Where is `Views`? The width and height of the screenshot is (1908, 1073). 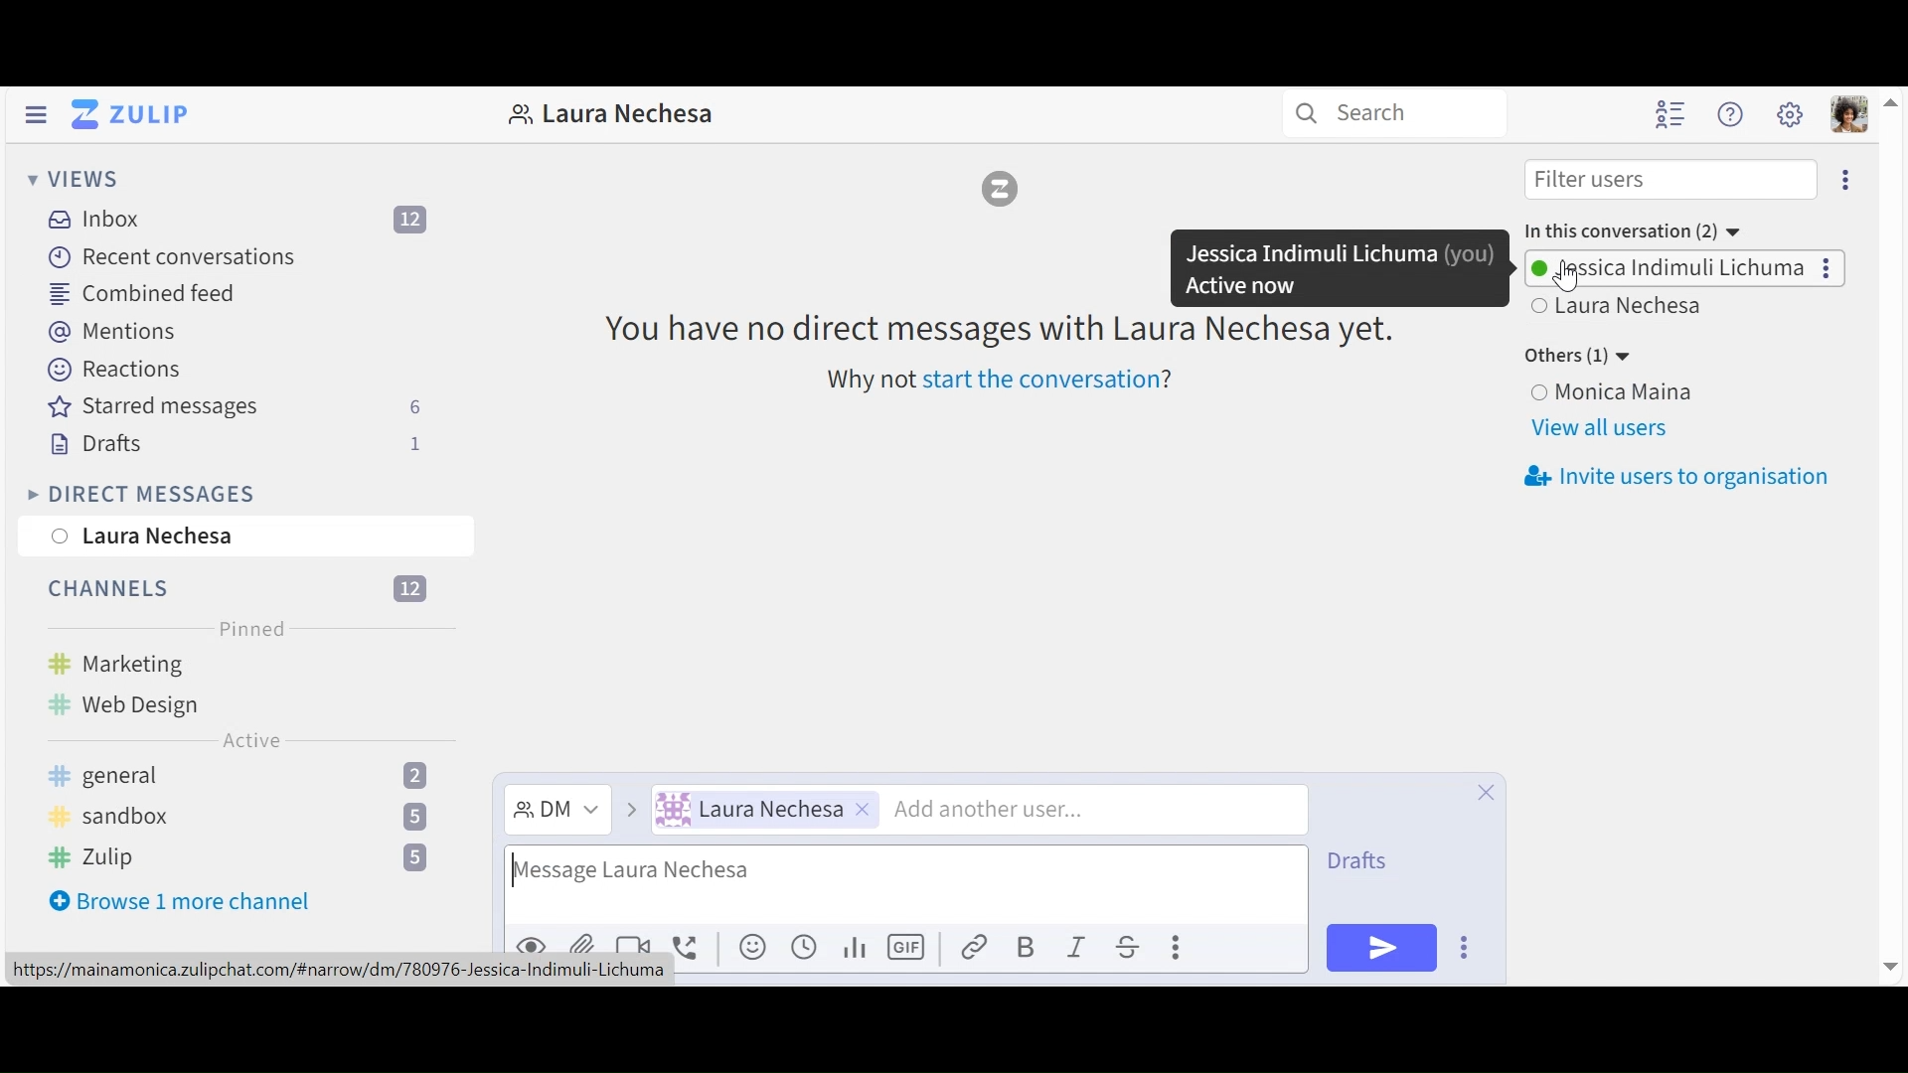
Views is located at coordinates (73, 178).